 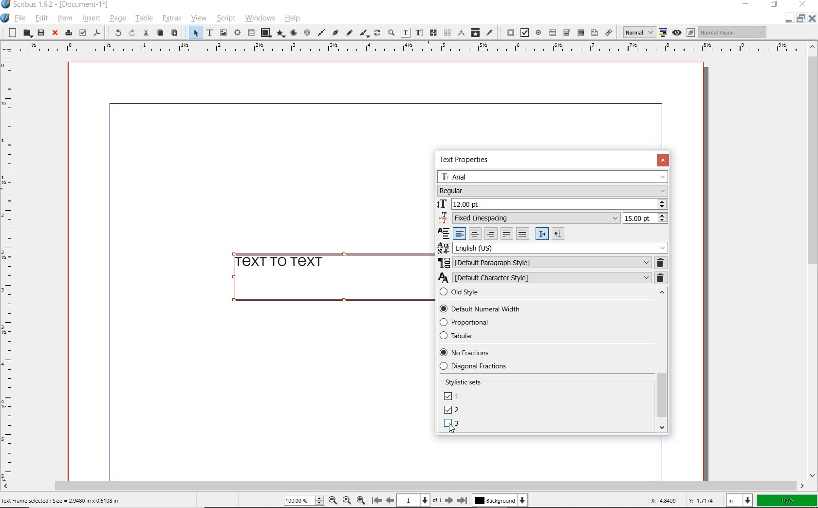 I want to click on Preview mode, so click(x=676, y=32).